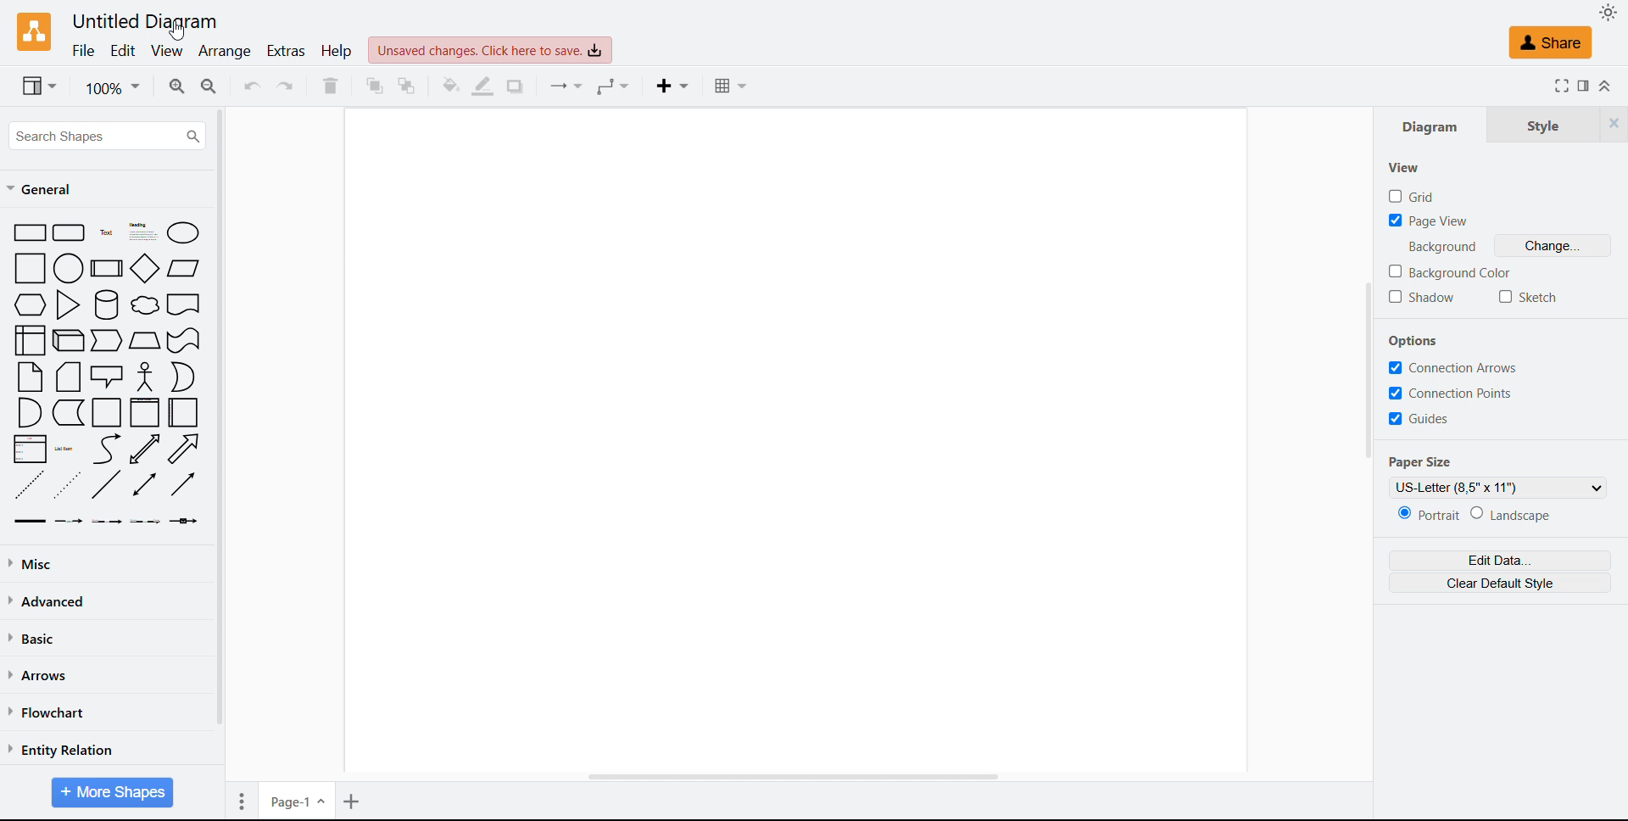 The image size is (1628, 821). Describe the element at coordinates (449, 86) in the screenshot. I see `Fill colour ` at that location.